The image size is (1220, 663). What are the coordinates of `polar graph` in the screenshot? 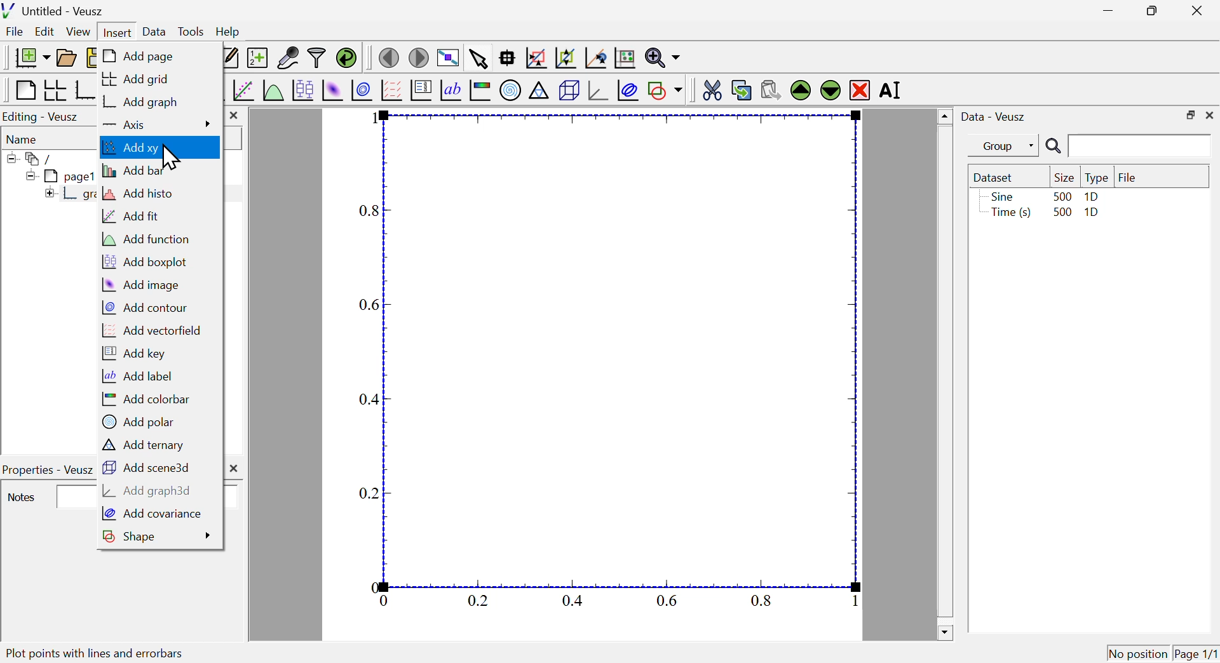 It's located at (512, 91).